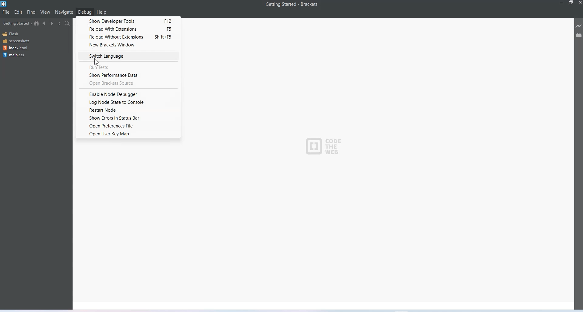 The height and width of the screenshot is (312, 583). Describe the element at coordinates (128, 83) in the screenshot. I see `Open Brackets source` at that location.